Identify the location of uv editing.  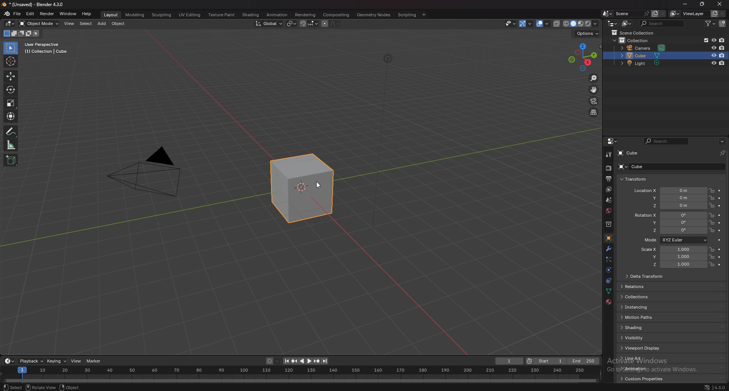
(191, 15).